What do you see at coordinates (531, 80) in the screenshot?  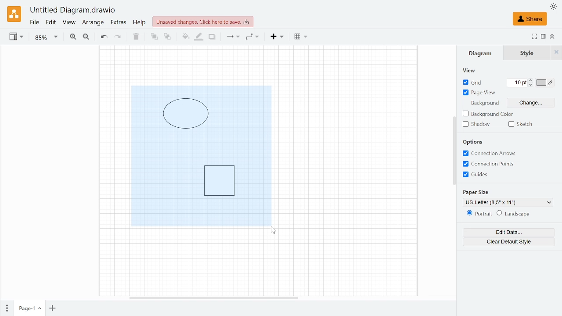 I see `Increase grid unit` at bounding box center [531, 80].